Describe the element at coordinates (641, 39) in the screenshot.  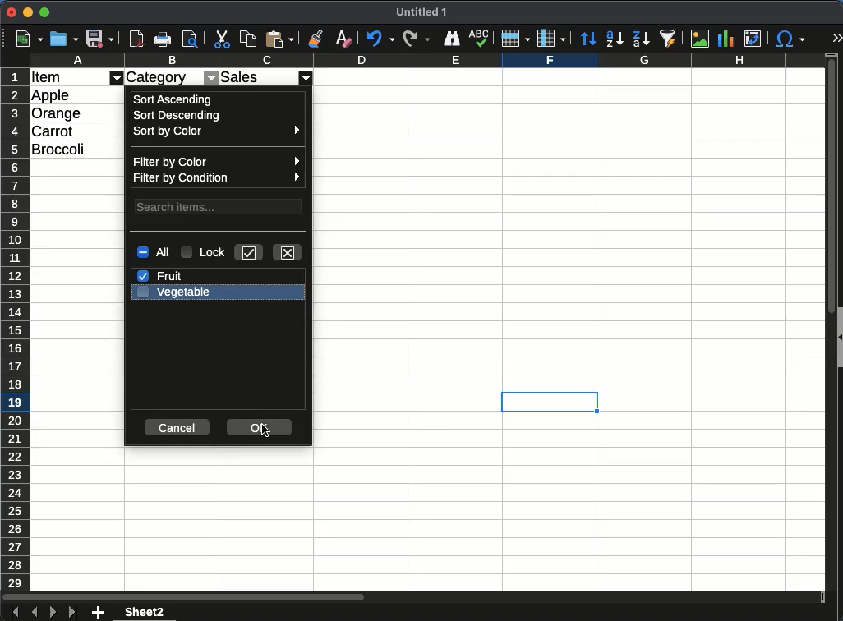
I see `descending` at that location.